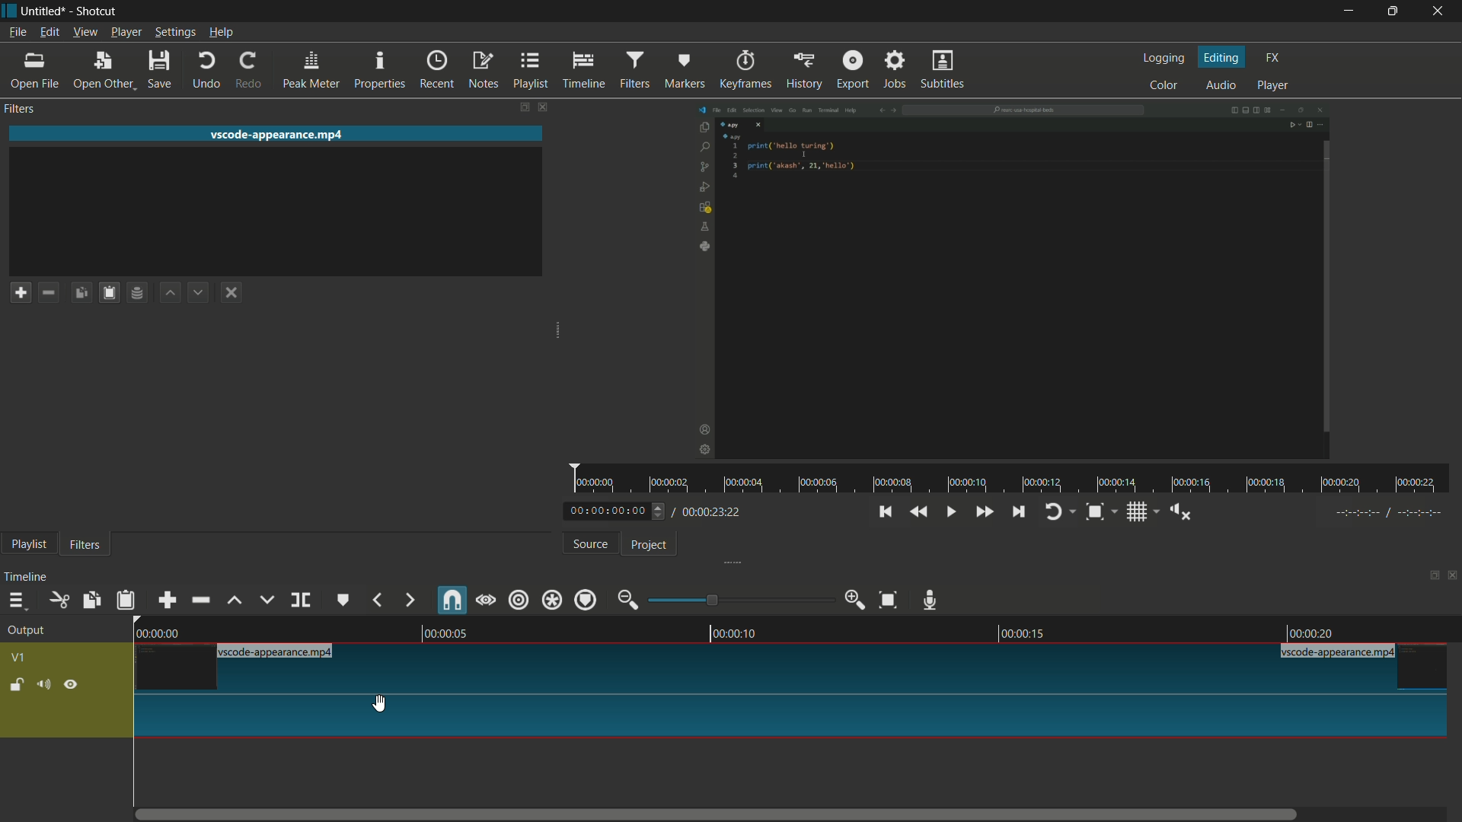 The width and height of the screenshot is (1462, 822). Describe the element at coordinates (739, 599) in the screenshot. I see `adjustment bar` at that location.